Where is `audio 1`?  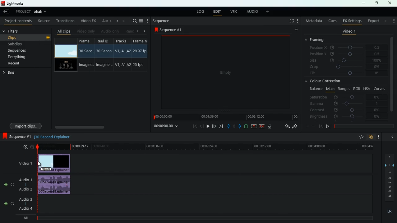
audio 1 is located at coordinates (26, 180).